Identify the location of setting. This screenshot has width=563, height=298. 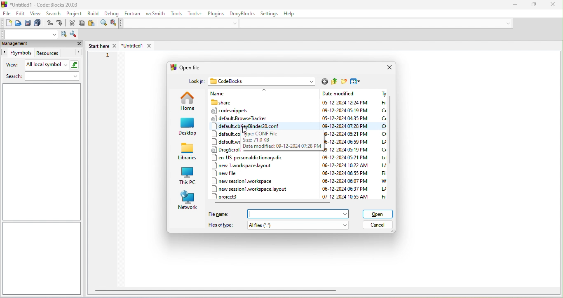
(271, 14).